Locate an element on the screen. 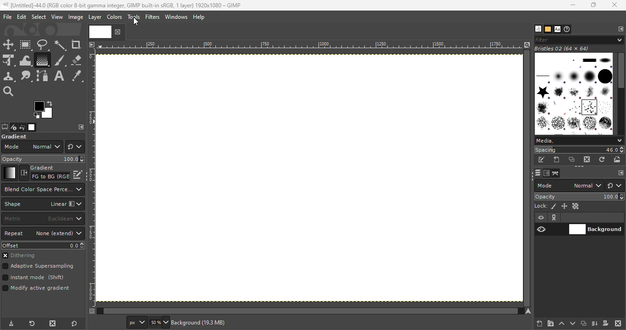 This screenshot has width=626, height=330. Unified transform tool is located at coordinates (8, 61).